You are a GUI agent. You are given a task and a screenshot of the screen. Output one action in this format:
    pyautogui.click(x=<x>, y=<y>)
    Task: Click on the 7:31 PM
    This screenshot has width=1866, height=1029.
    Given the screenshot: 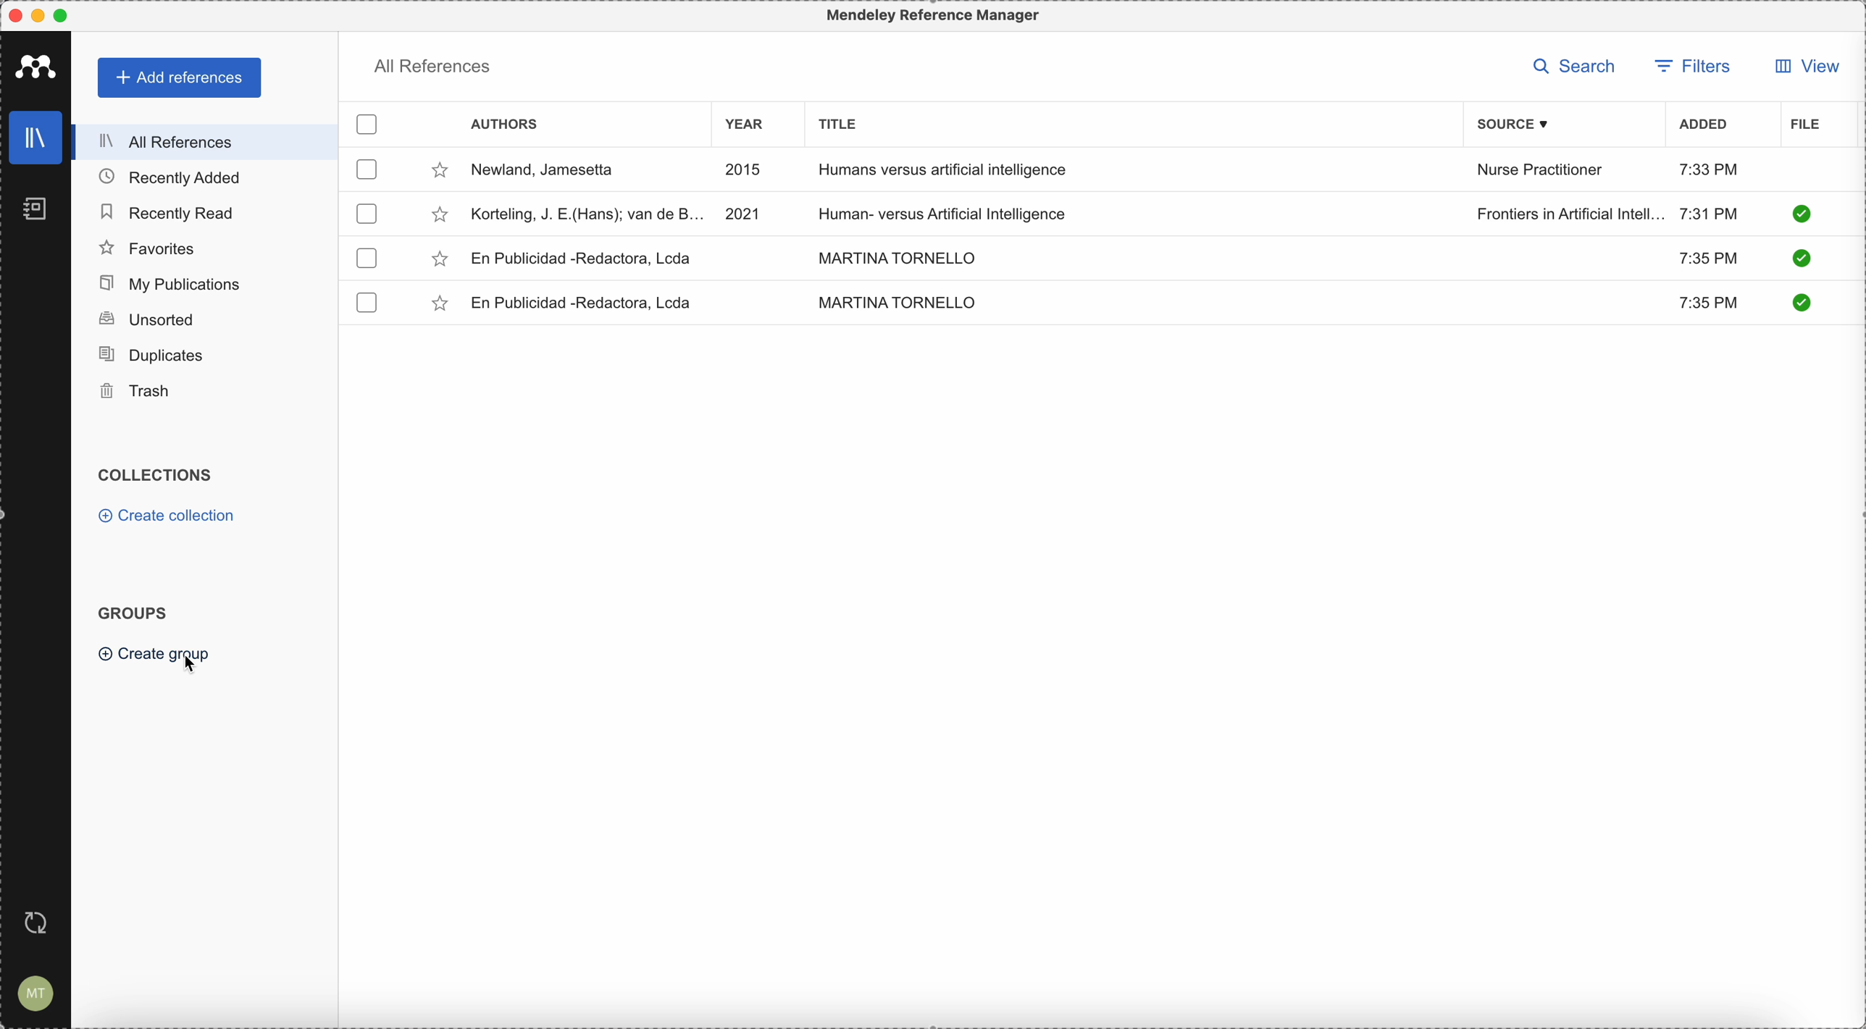 What is the action you would take?
    pyautogui.click(x=1709, y=212)
    